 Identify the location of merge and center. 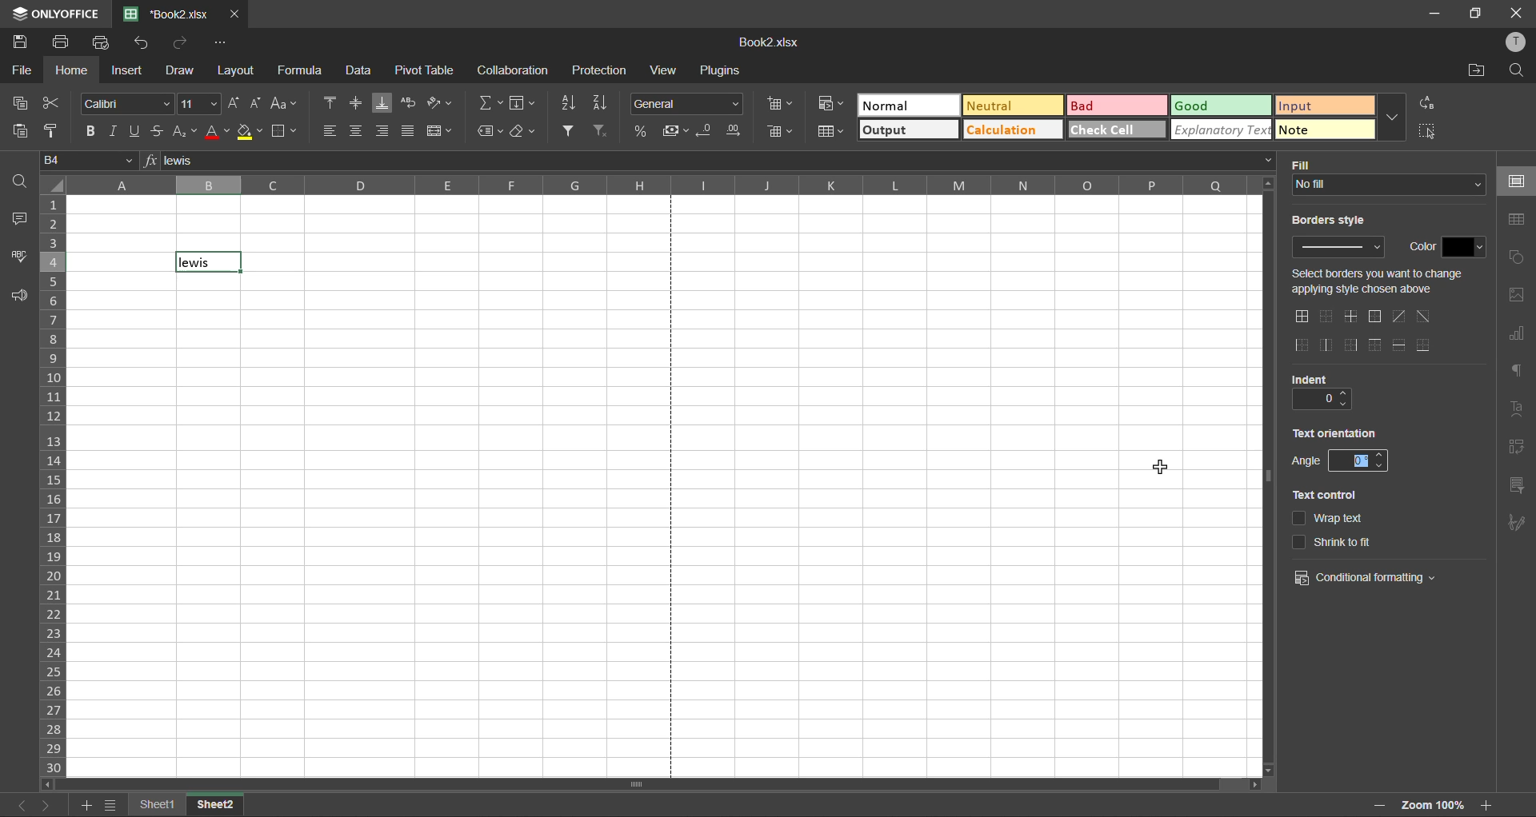
(439, 131).